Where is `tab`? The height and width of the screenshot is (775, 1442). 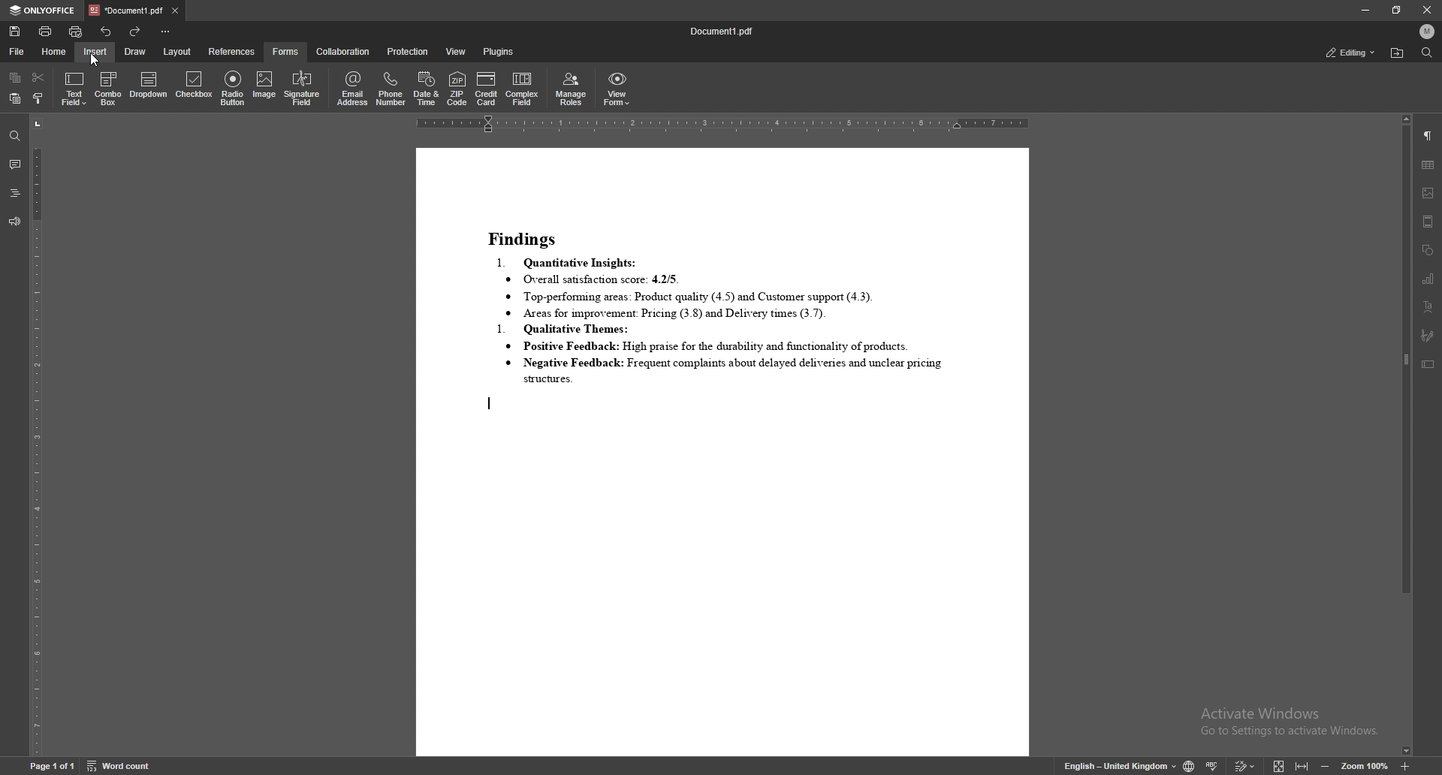 tab is located at coordinates (125, 10).